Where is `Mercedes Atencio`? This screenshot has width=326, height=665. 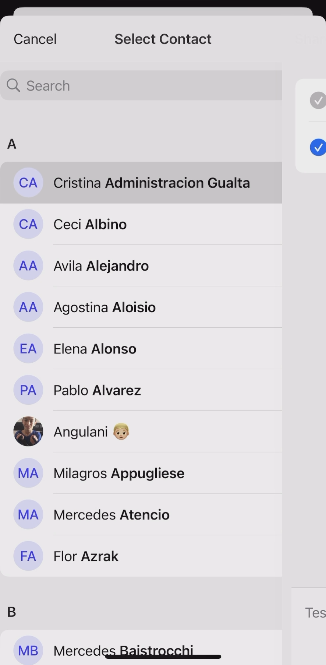
Mercedes Atencio is located at coordinates (91, 511).